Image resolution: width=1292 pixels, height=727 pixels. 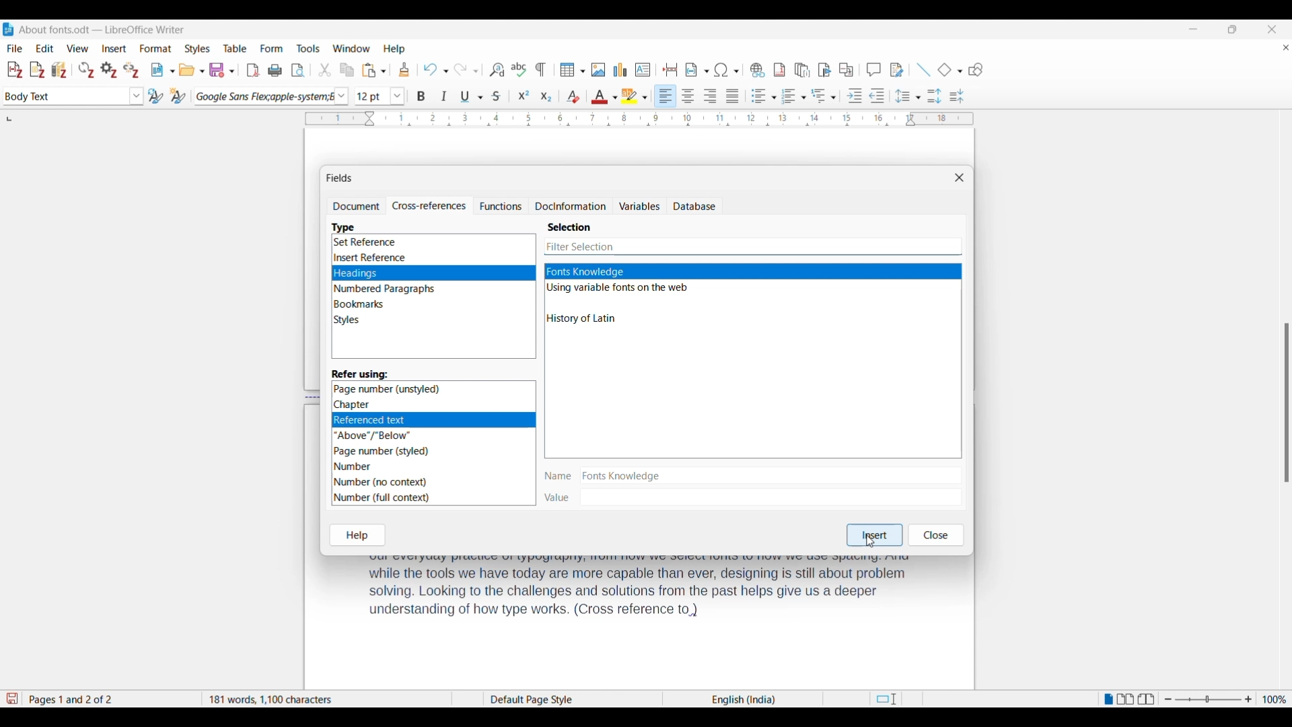 What do you see at coordinates (639, 206) in the screenshot?
I see `Variables` at bounding box center [639, 206].